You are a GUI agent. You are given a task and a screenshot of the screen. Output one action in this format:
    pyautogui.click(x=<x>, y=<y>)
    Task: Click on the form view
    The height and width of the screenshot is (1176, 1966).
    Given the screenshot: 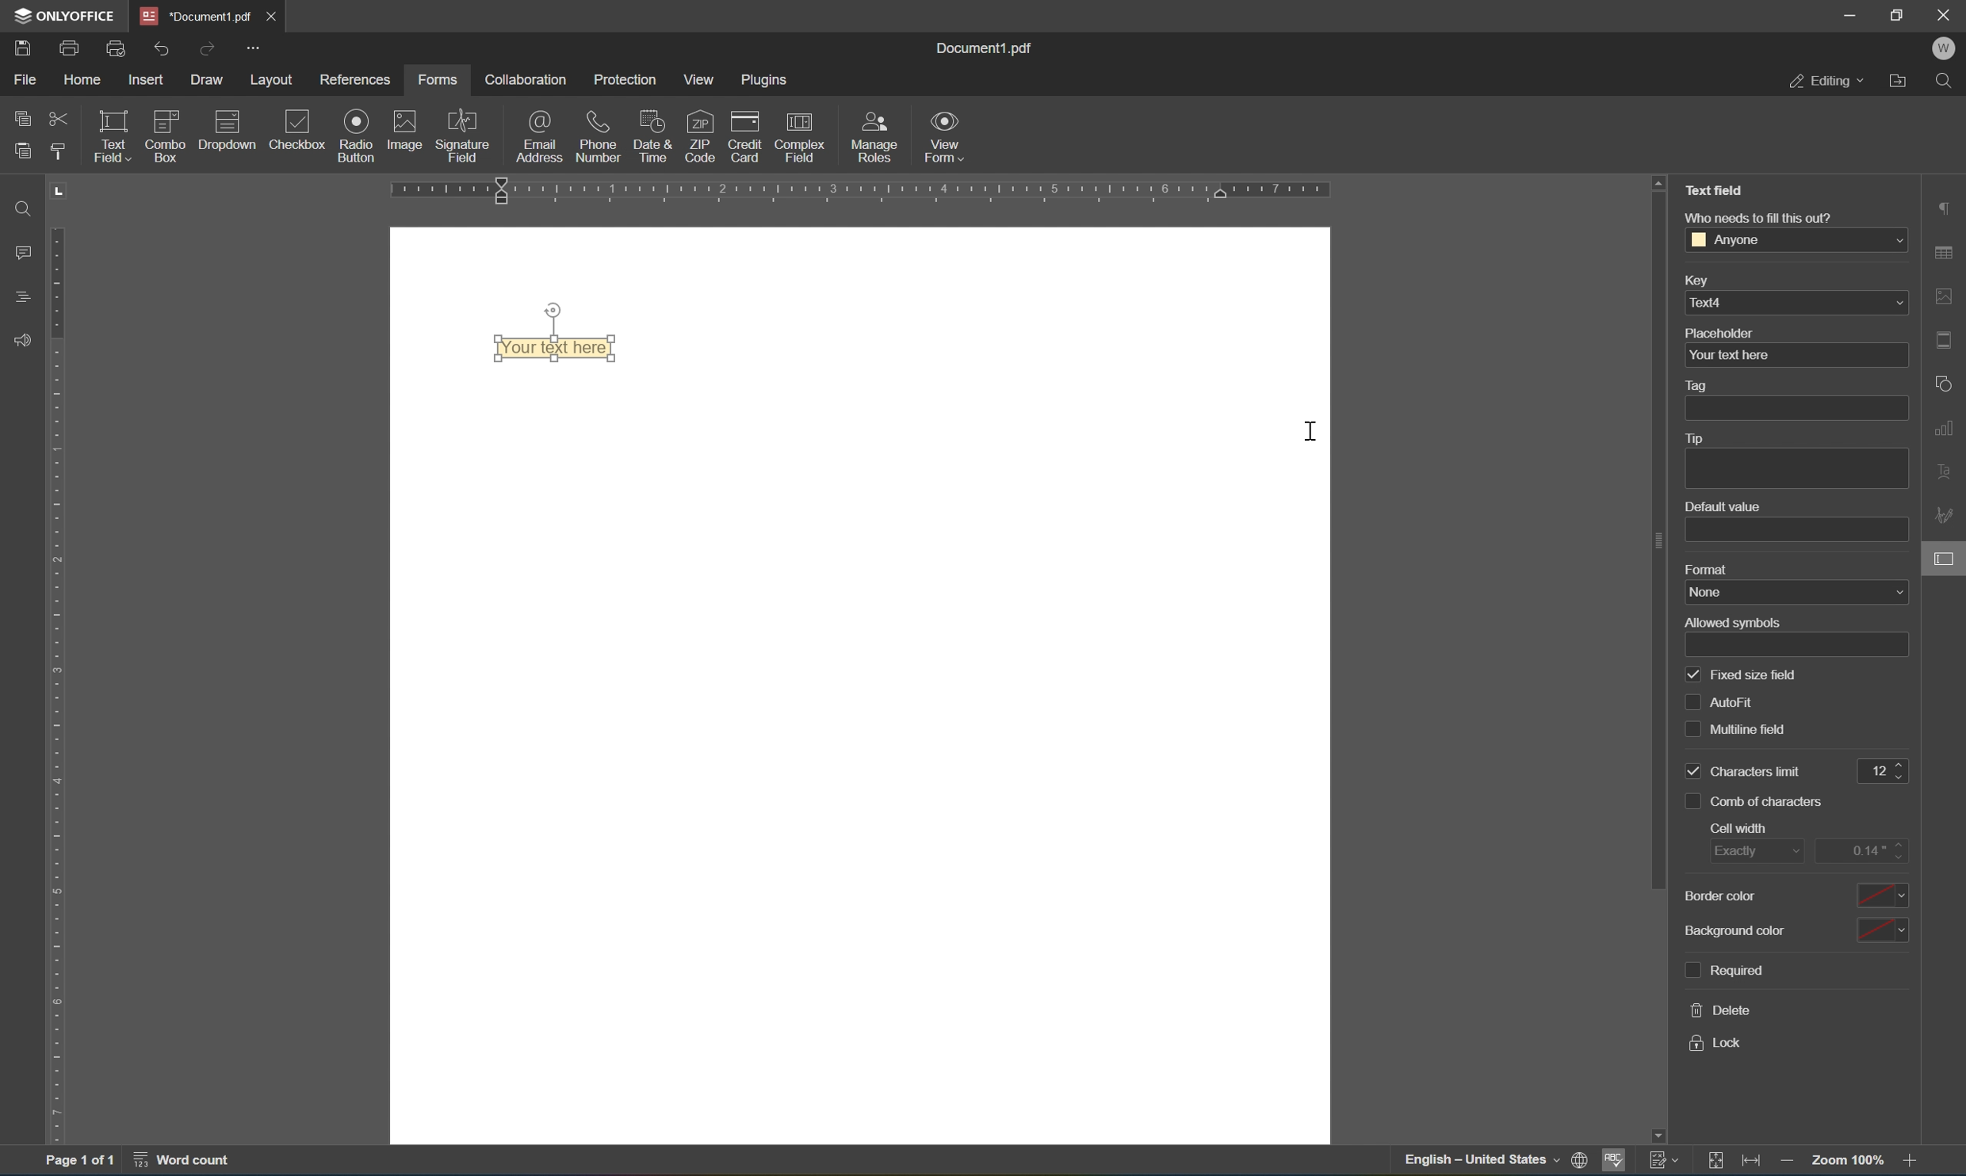 What is the action you would take?
    pyautogui.click(x=942, y=135)
    